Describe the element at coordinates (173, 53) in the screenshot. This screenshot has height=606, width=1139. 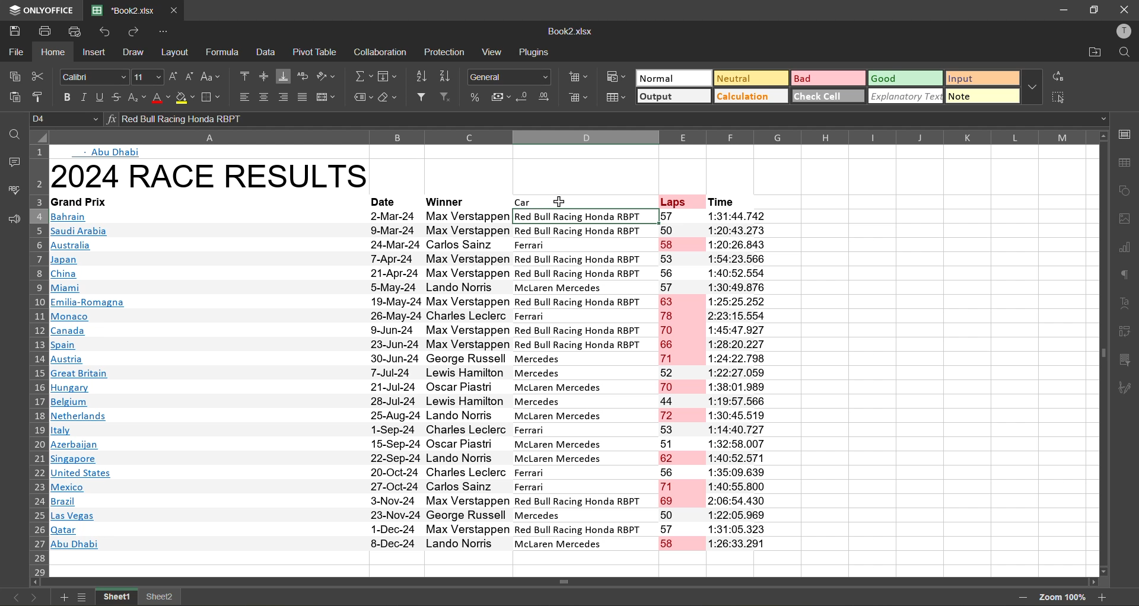
I see `layout` at that location.